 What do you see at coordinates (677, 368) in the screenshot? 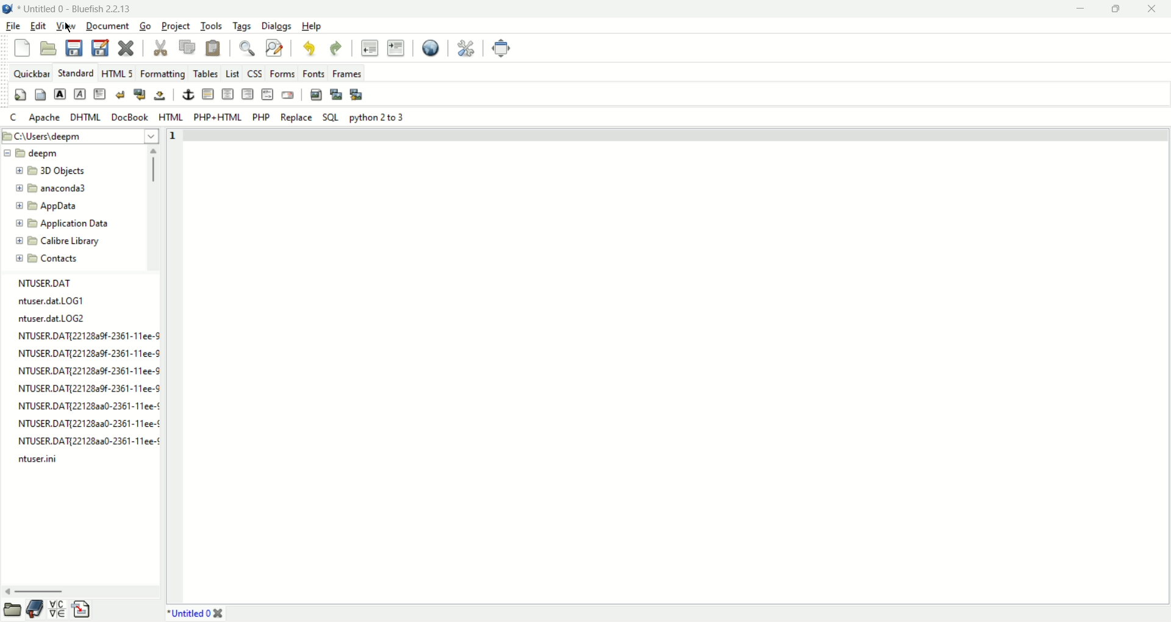
I see `editor` at bounding box center [677, 368].